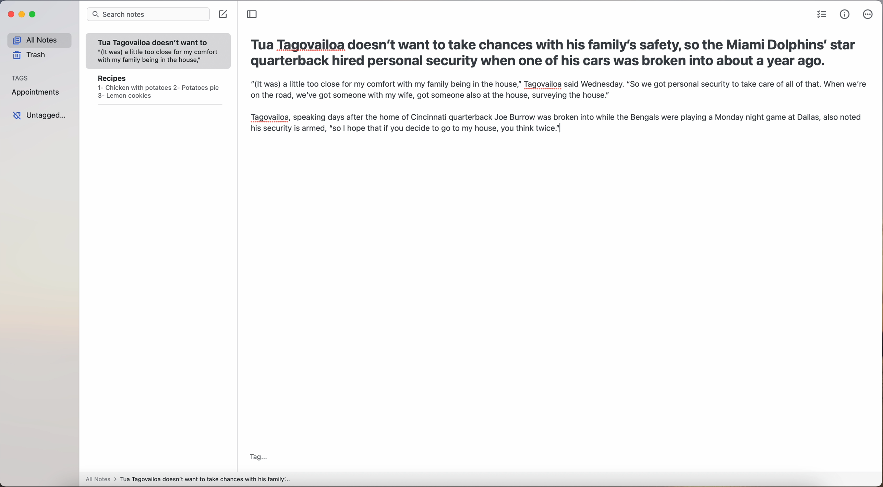 This screenshot has height=487, width=883. Describe the element at coordinates (555, 53) in the screenshot. I see `Tua Tagovailoa doesn’t want to take chances with his family's safety, so the Miami Dolphins’ star
quarterback hired personal security when one of his cars was broken into about a year ago.` at that location.